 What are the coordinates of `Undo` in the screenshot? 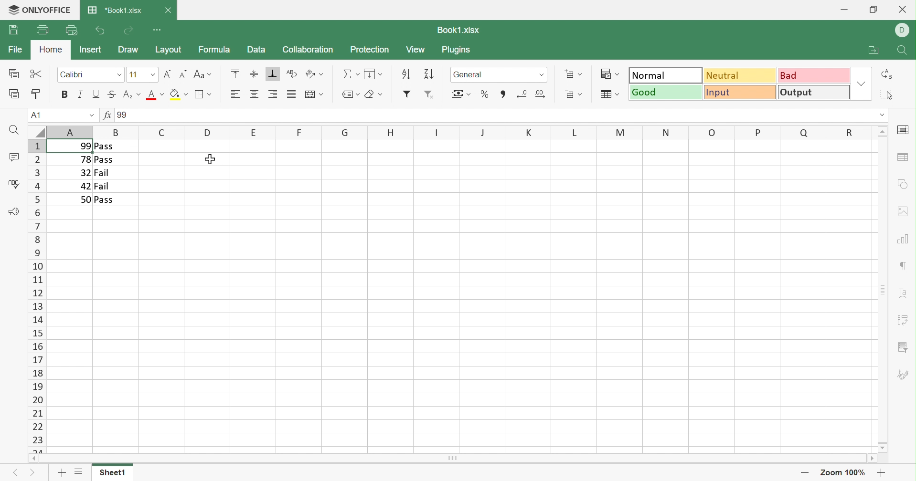 It's located at (99, 31).